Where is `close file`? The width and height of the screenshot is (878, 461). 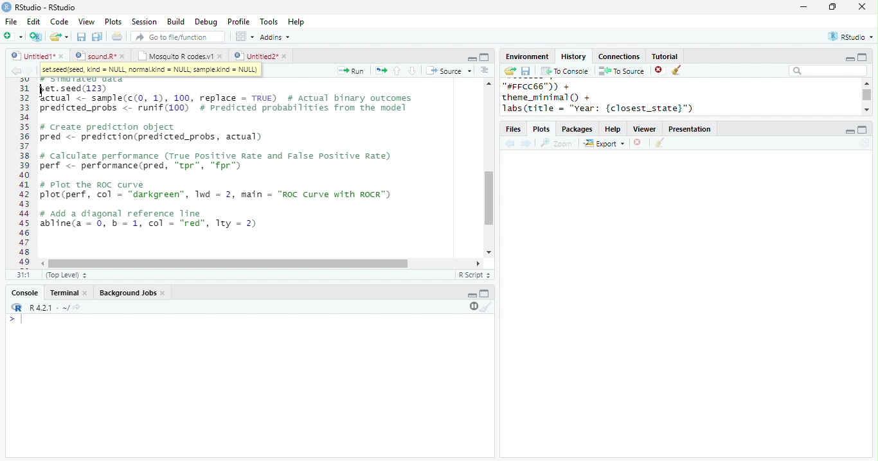
close file is located at coordinates (640, 143).